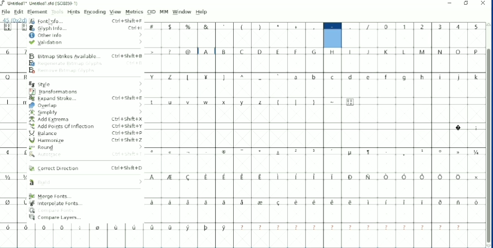  What do you see at coordinates (94, 12) in the screenshot?
I see `Encoding` at bounding box center [94, 12].